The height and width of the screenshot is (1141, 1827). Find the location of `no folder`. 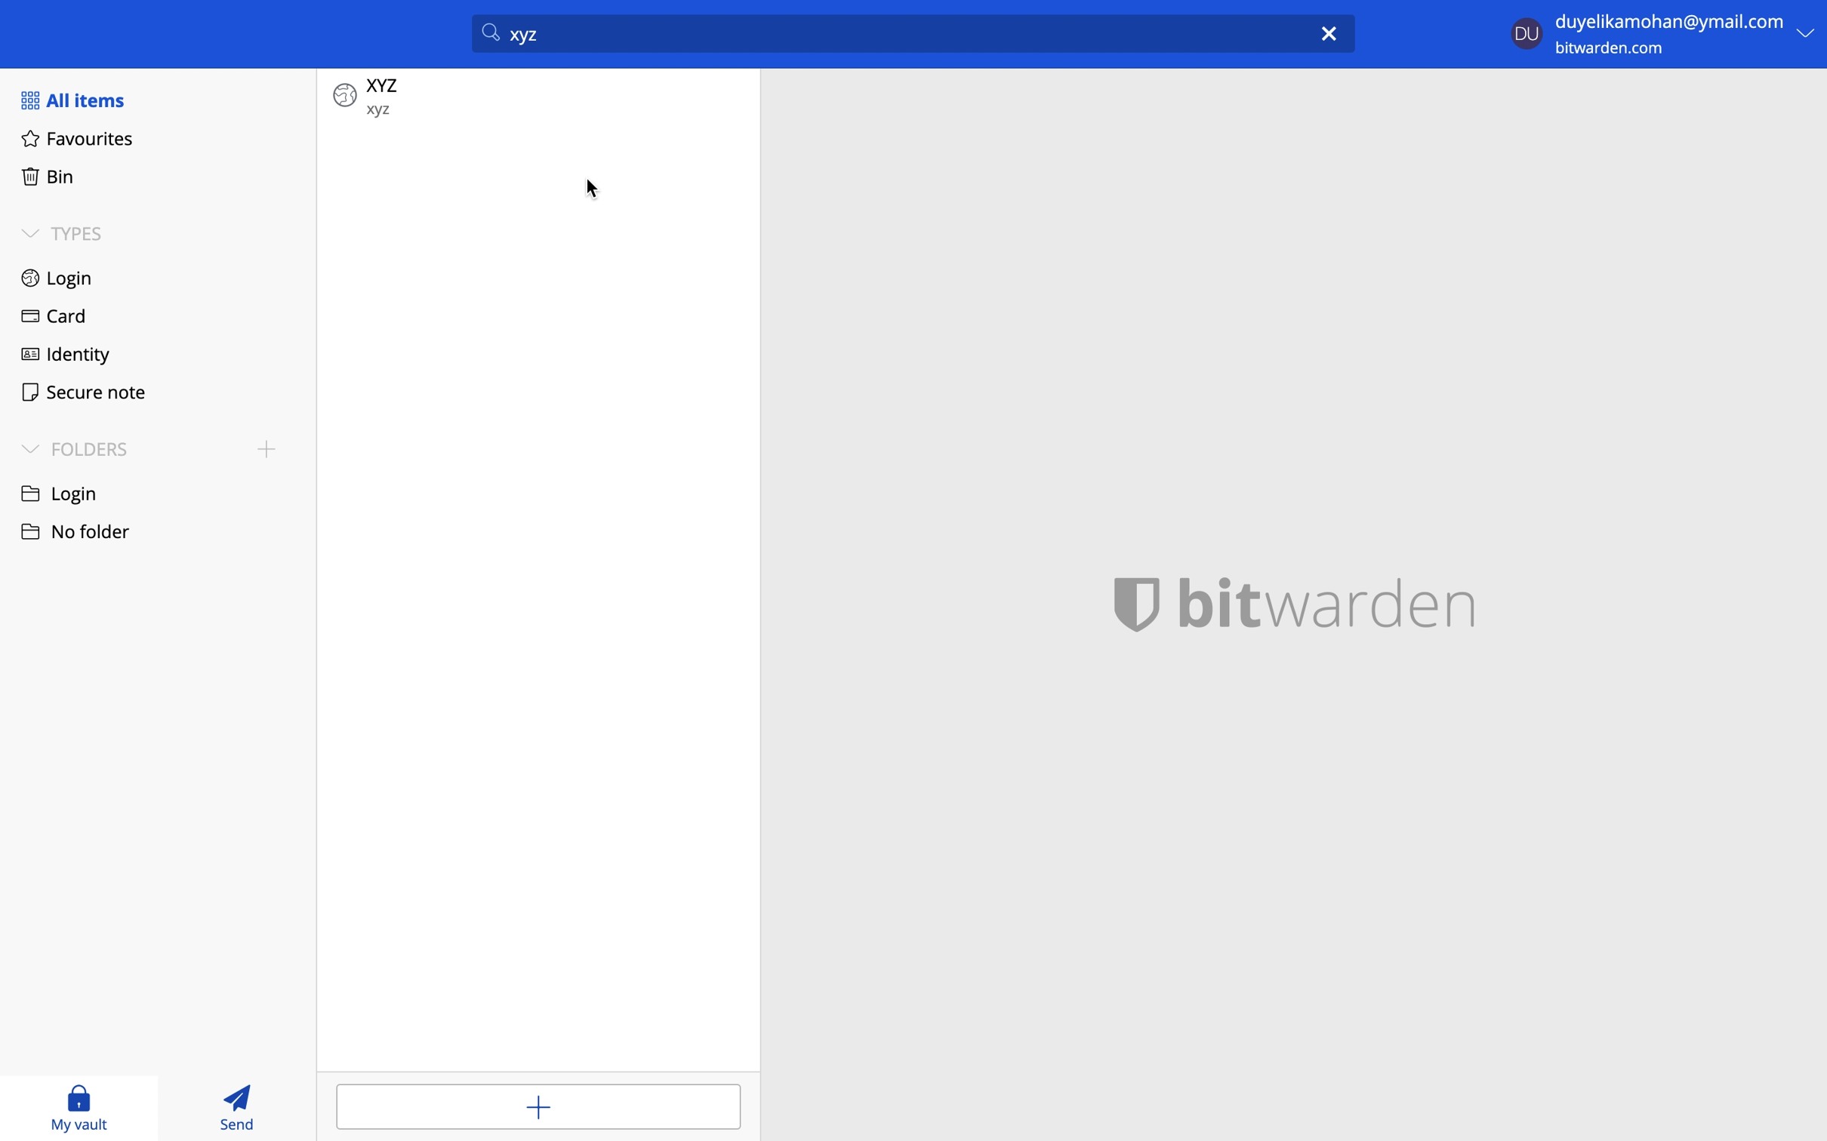

no folder is located at coordinates (82, 531).